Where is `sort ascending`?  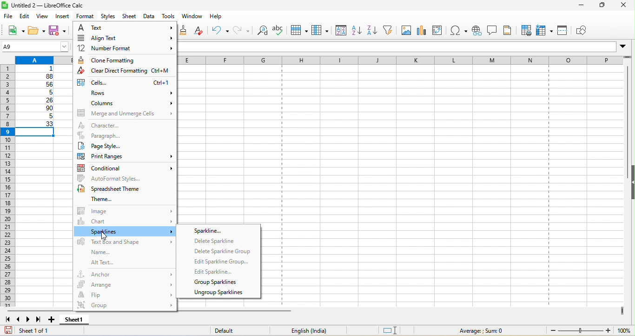 sort ascending is located at coordinates (357, 31).